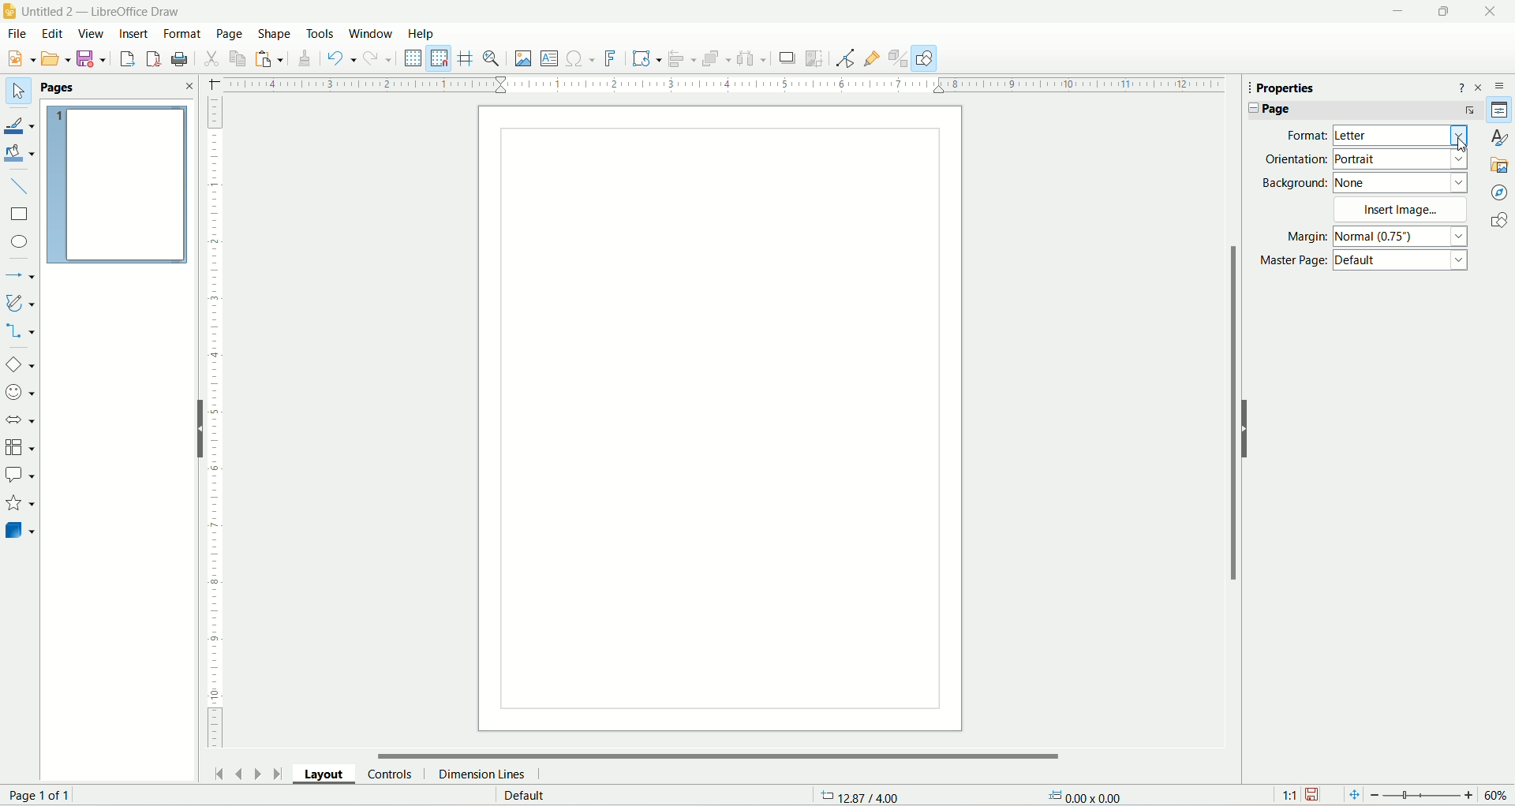 Image resolution: width=1515 pixels, height=806 pixels. Describe the element at coordinates (230, 33) in the screenshot. I see `page` at that location.